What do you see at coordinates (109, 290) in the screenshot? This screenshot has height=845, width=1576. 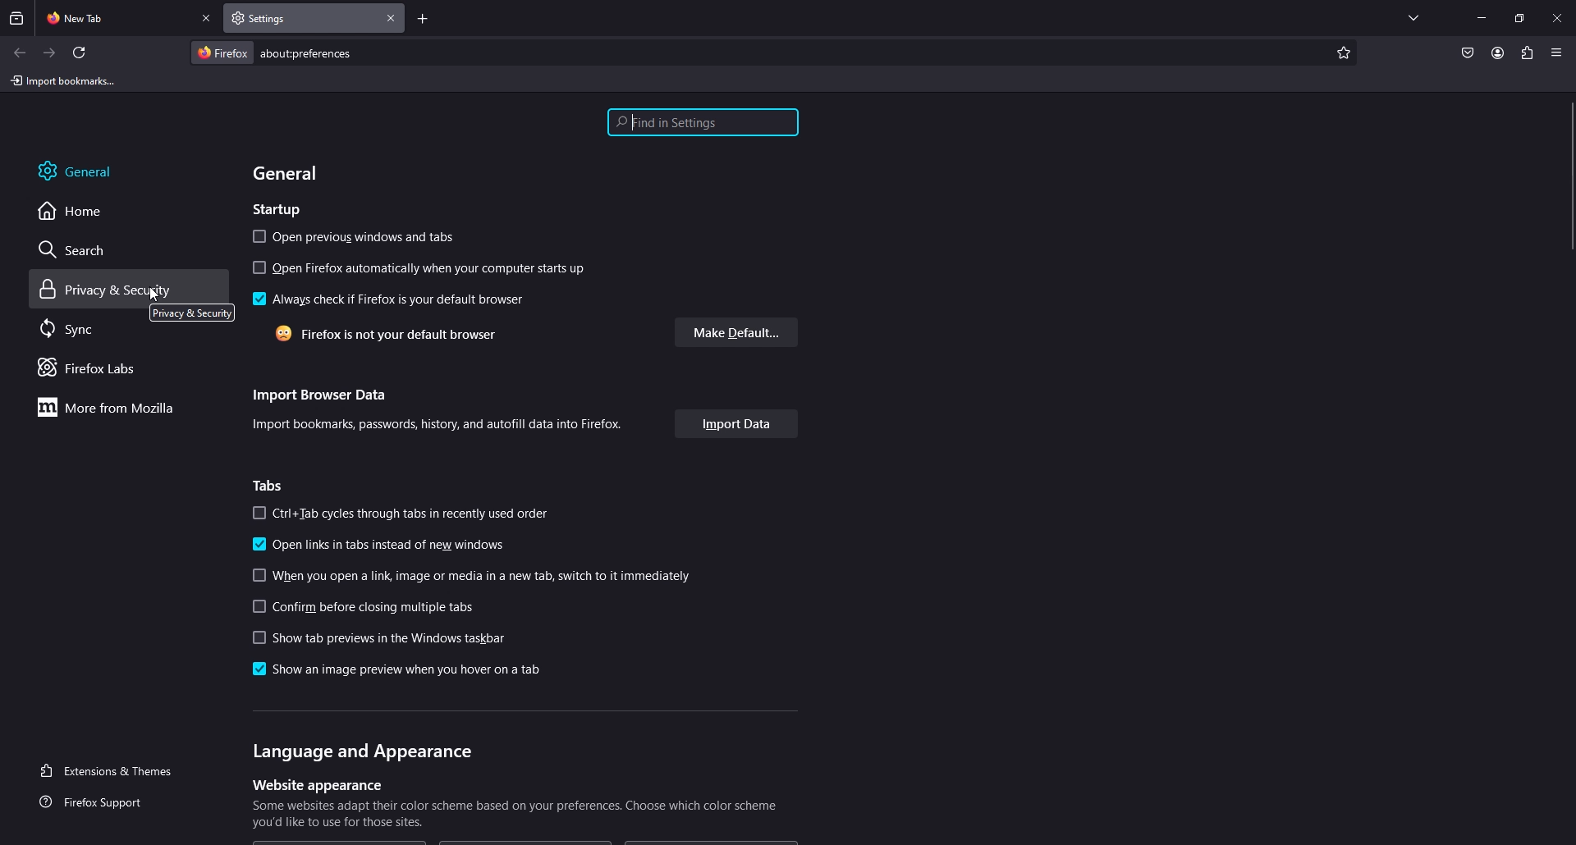 I see `privacy and security` at bounding box center [109, 290].